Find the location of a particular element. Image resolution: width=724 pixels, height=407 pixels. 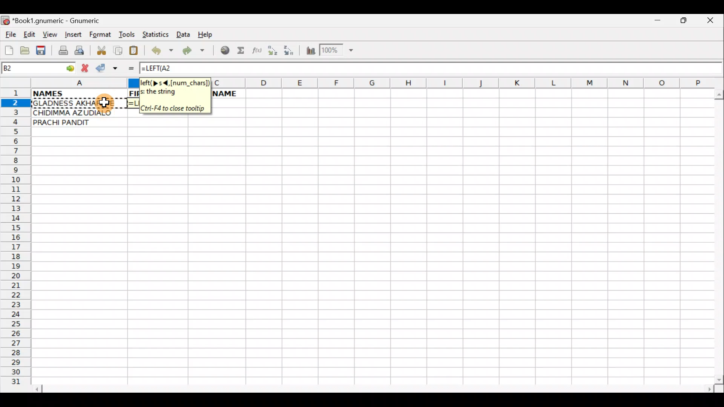

Redo undone action is located at coordinates (195, 52).